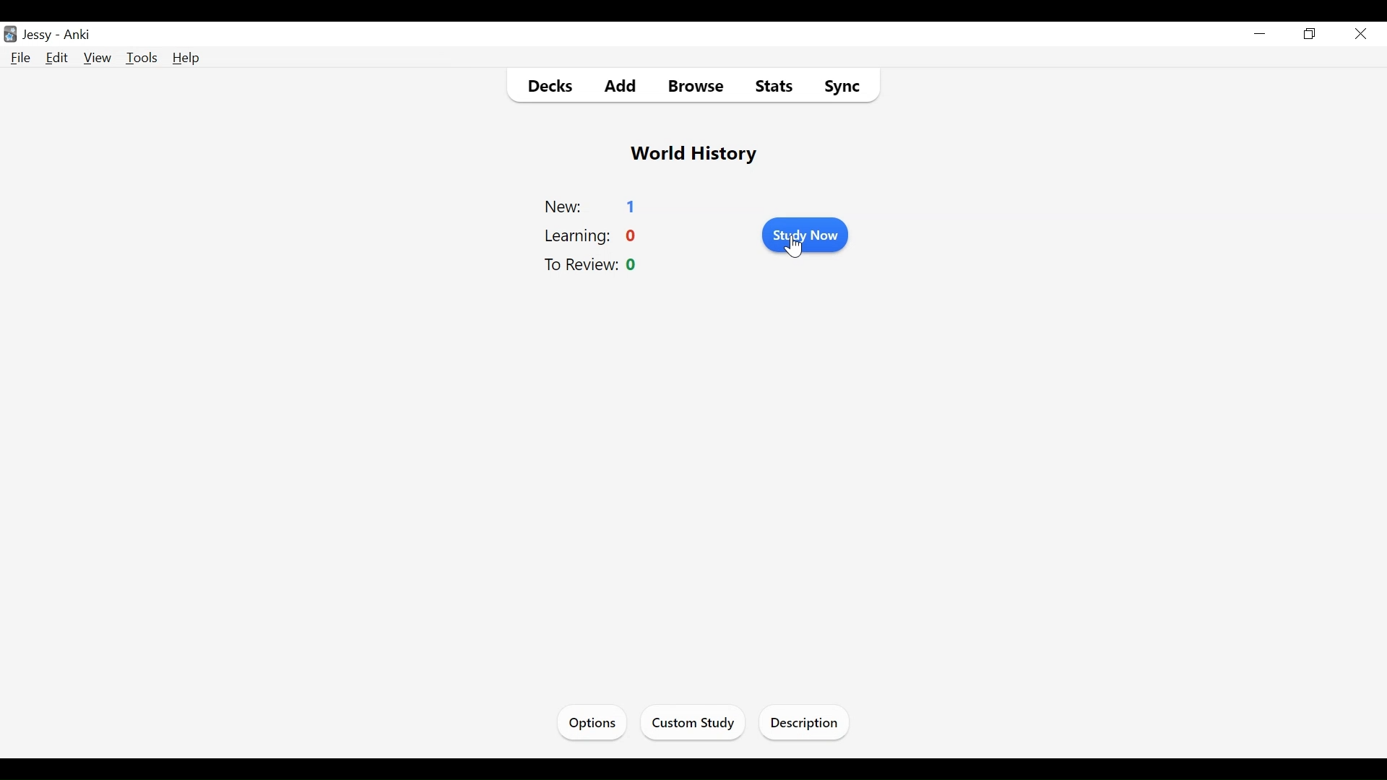 The height and width of the screenshot is (780, 1387). What do you see at coordinates (593, 235) in the screenshot?
I see `Learning: 0` at bounding box center [593, 235].